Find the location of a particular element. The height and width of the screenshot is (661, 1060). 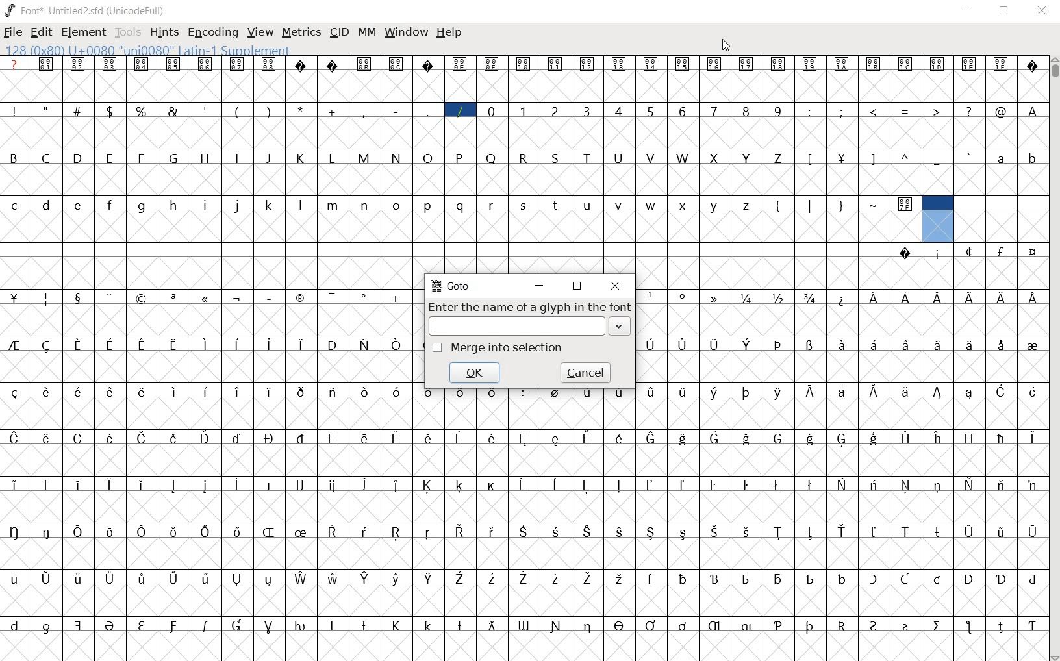

Symbol is located at coordinates (366, 530).